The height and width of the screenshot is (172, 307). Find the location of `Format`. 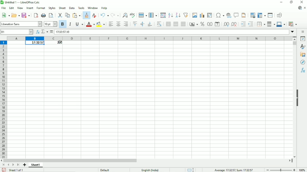

Format is located at coordinates (40, 8).